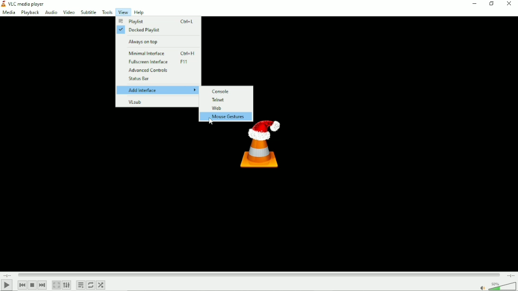  What do you see at coordinates (510, 275) in the screenshot?
I see `Total duration` at bounding box center [510, 275].